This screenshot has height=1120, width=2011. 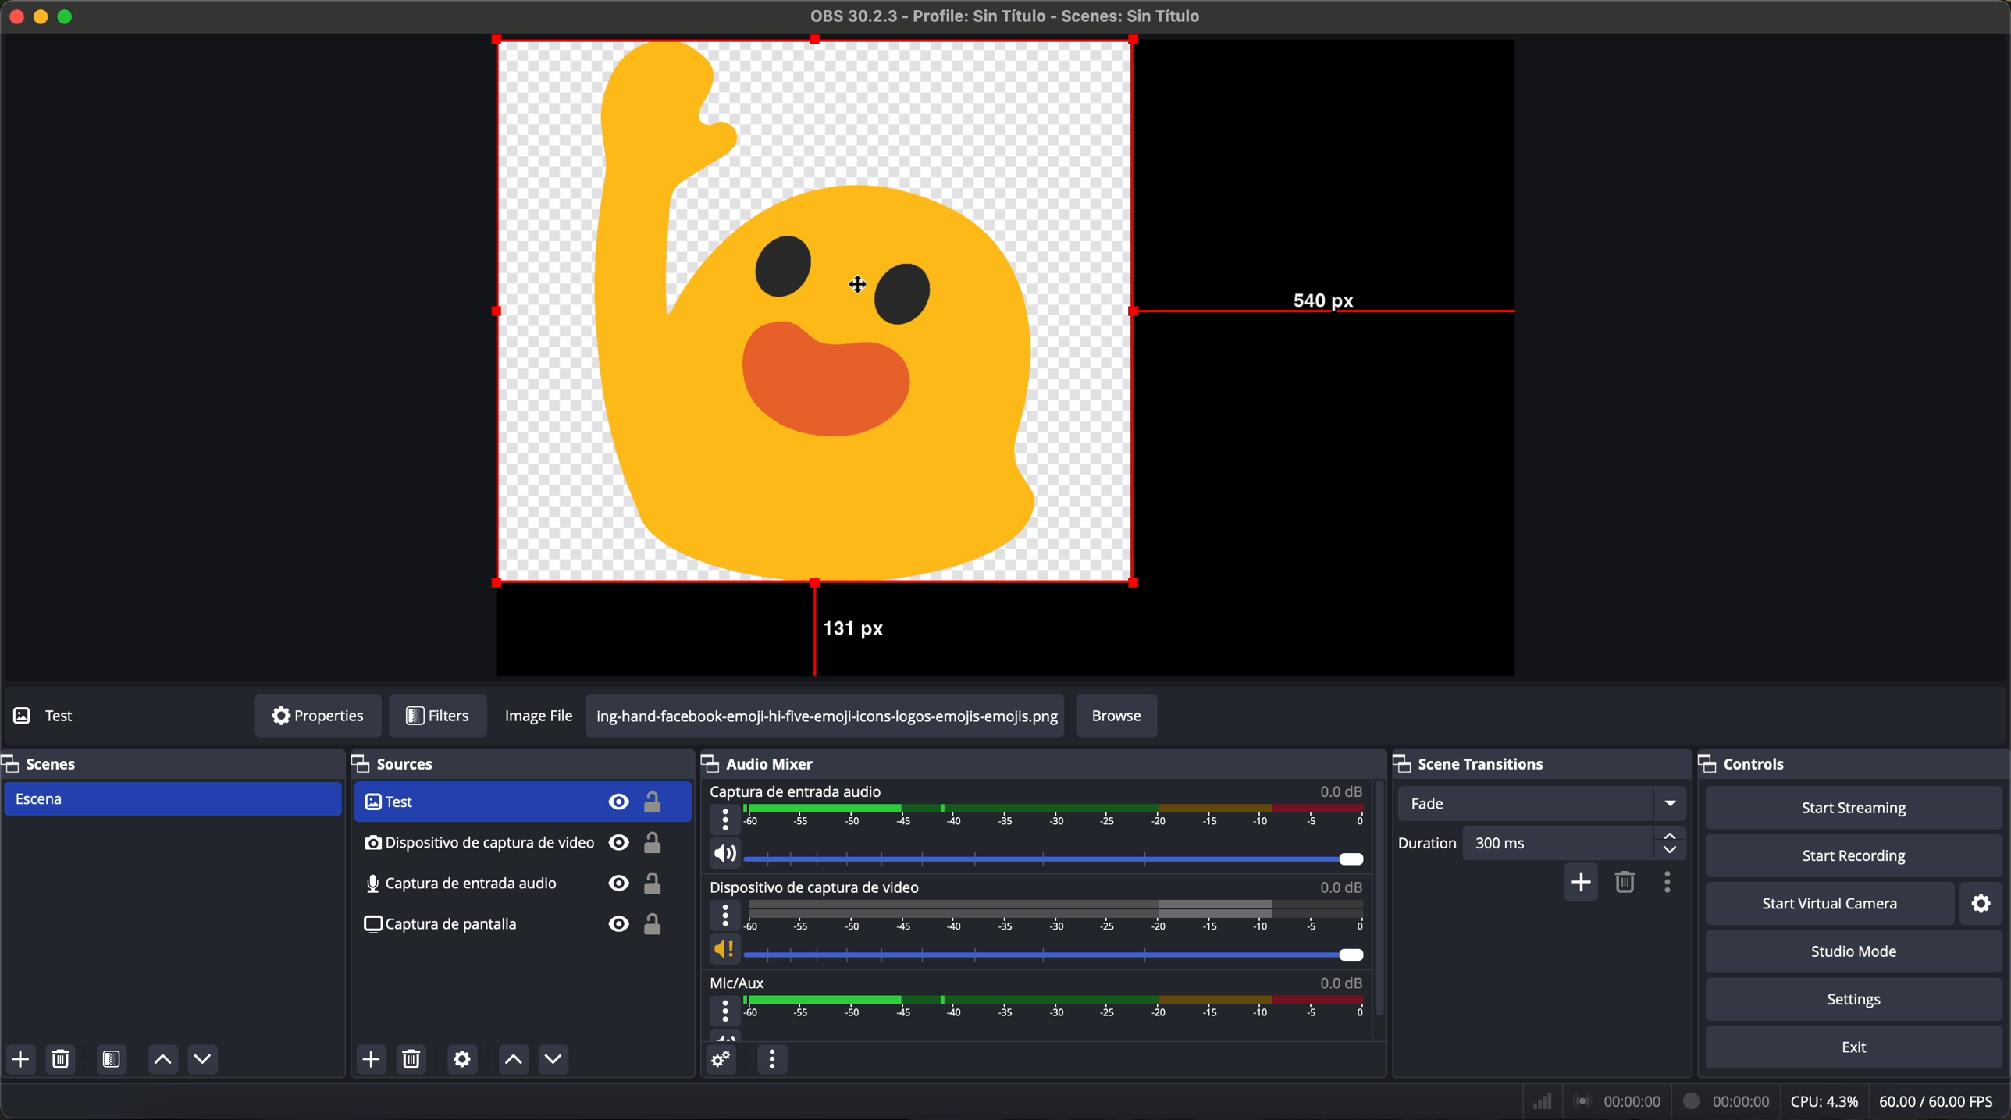 I want to click on minimize program, so click(x=41, y=16).